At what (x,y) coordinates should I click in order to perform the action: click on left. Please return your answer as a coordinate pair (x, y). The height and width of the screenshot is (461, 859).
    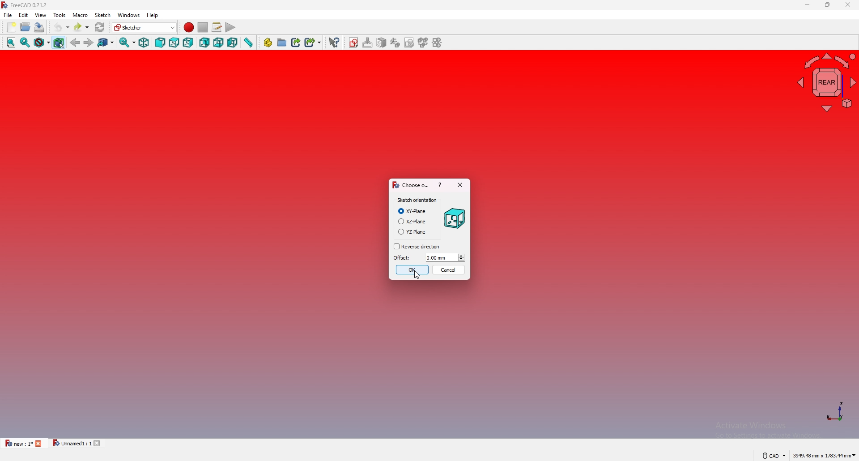
    Looking at the image, I should click on (233, 43).